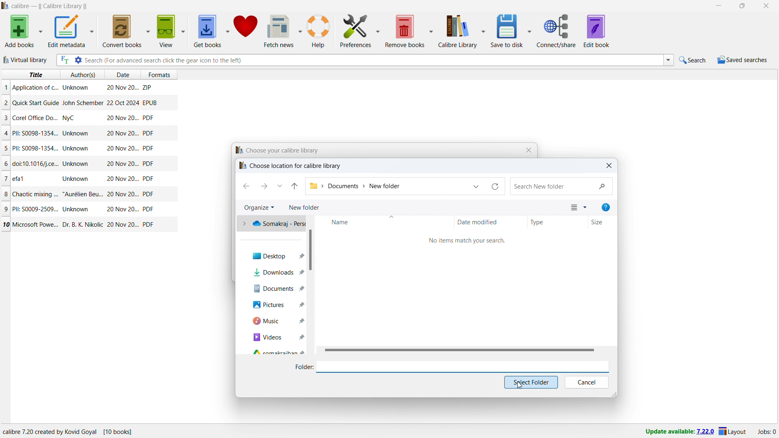 The height and width of the screenshot is (438, 779). Describe the element at coordinates (82, 223) in the screenshot. I see `Author` at that location.